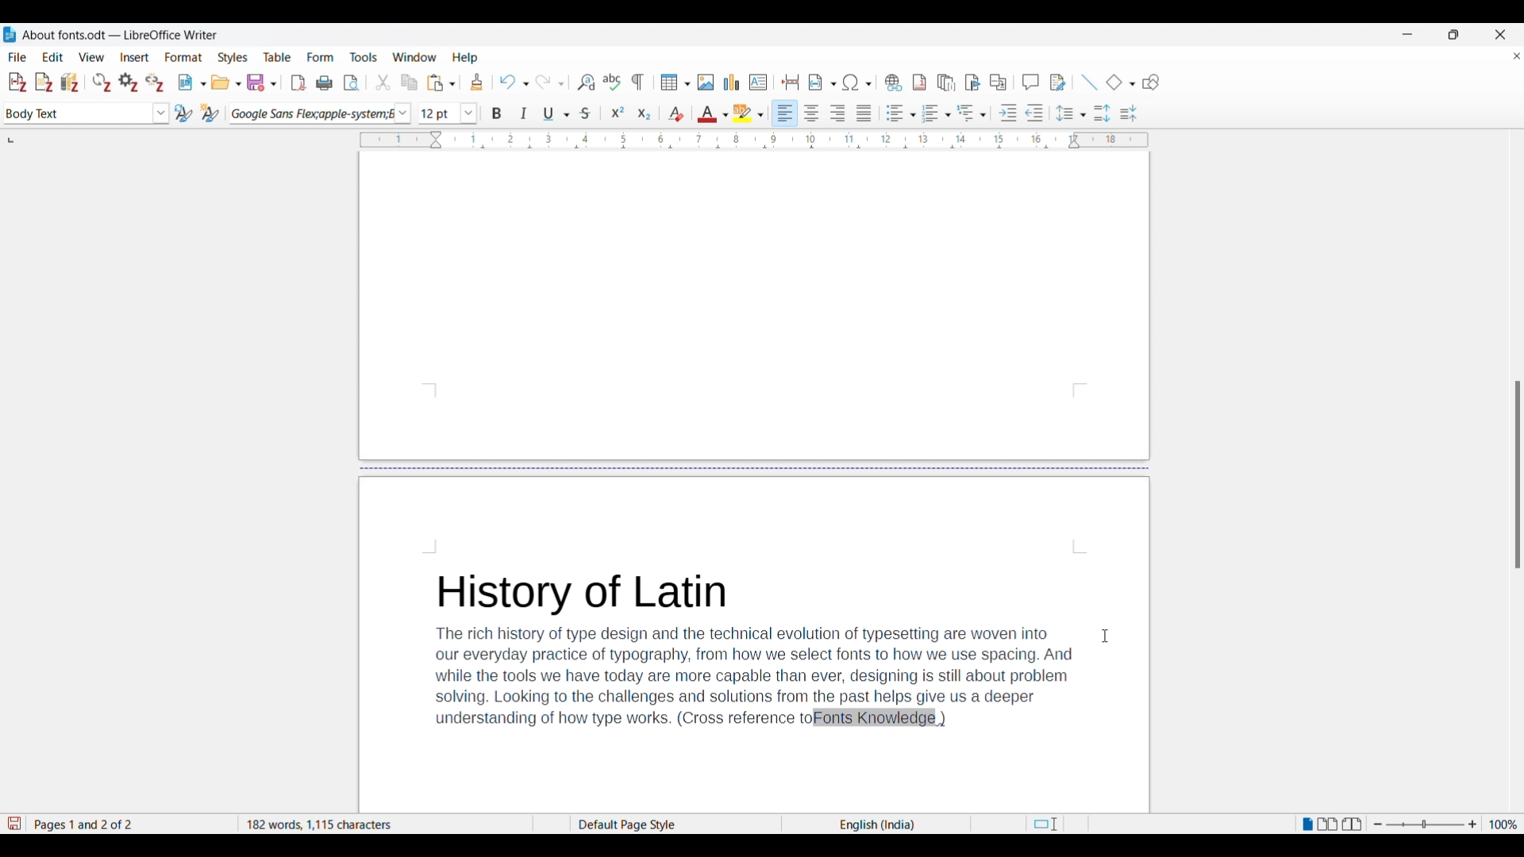 The height and width of the screenshot is (857, 1524). Describe the element at coordinates (364, 57) in the screenshot. I see `Tools menu` at that location.